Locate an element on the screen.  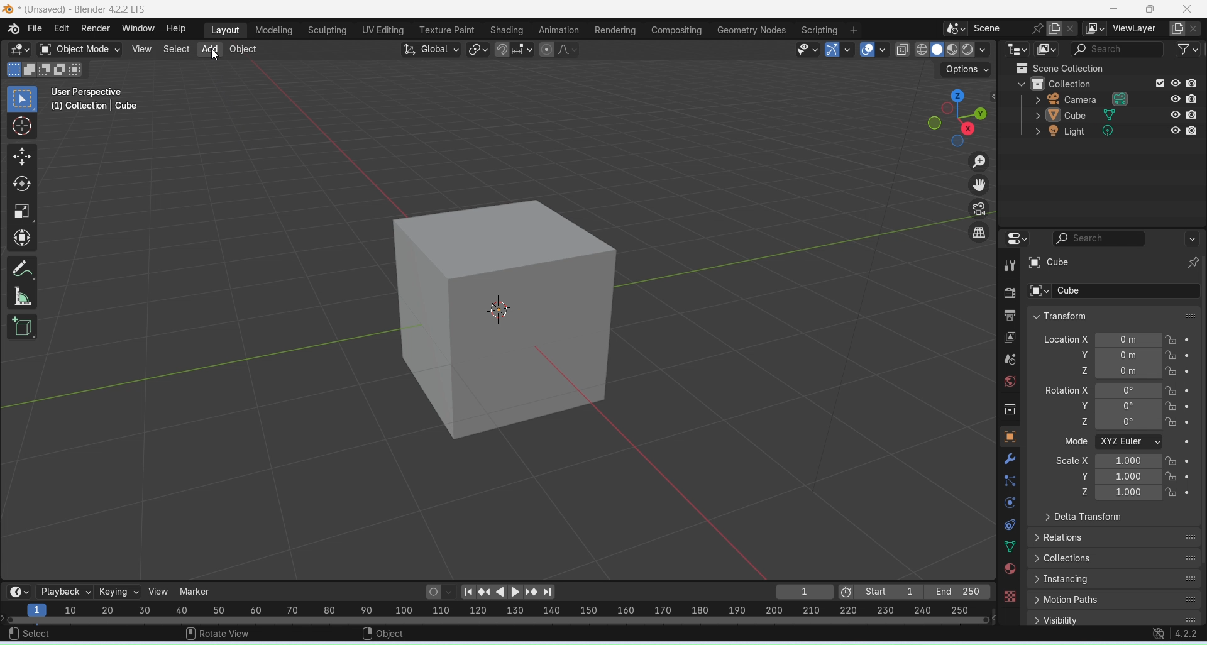
Snap is located at coordinates (502, 50).